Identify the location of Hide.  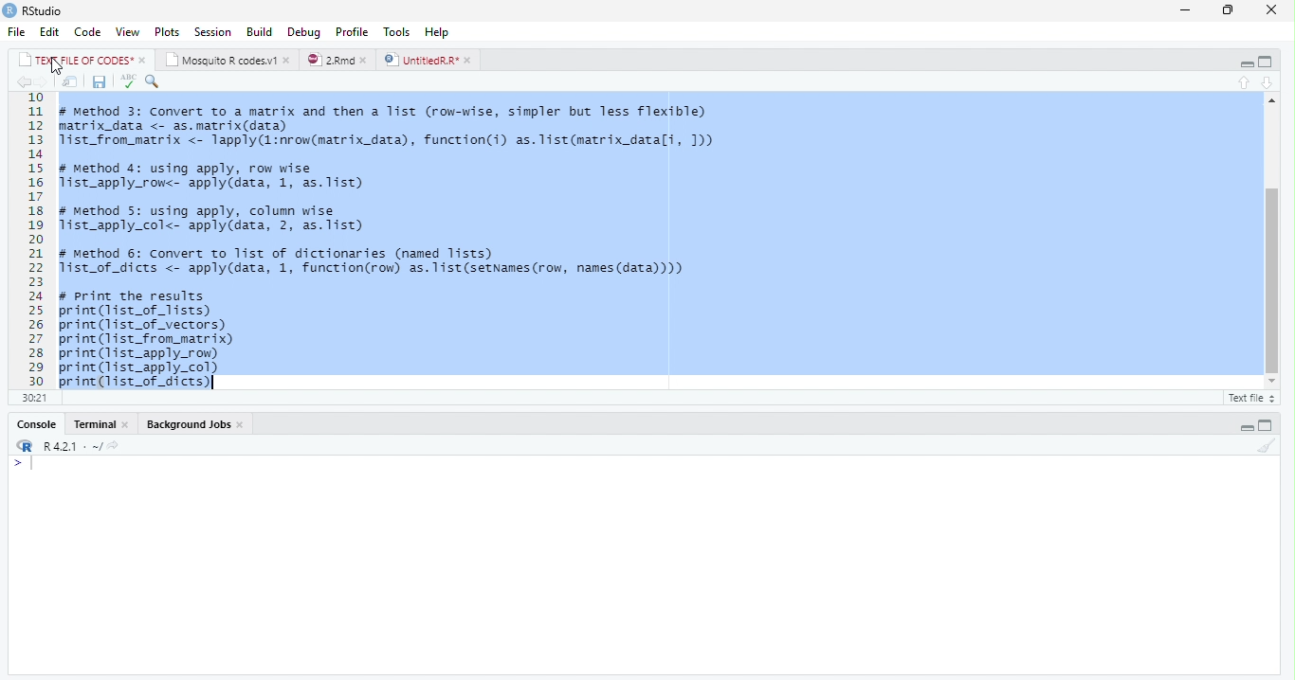
(1245, 425).